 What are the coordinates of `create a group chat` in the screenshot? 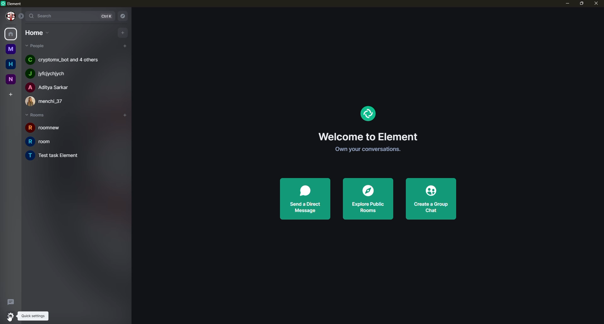 It's located at (432, 199).